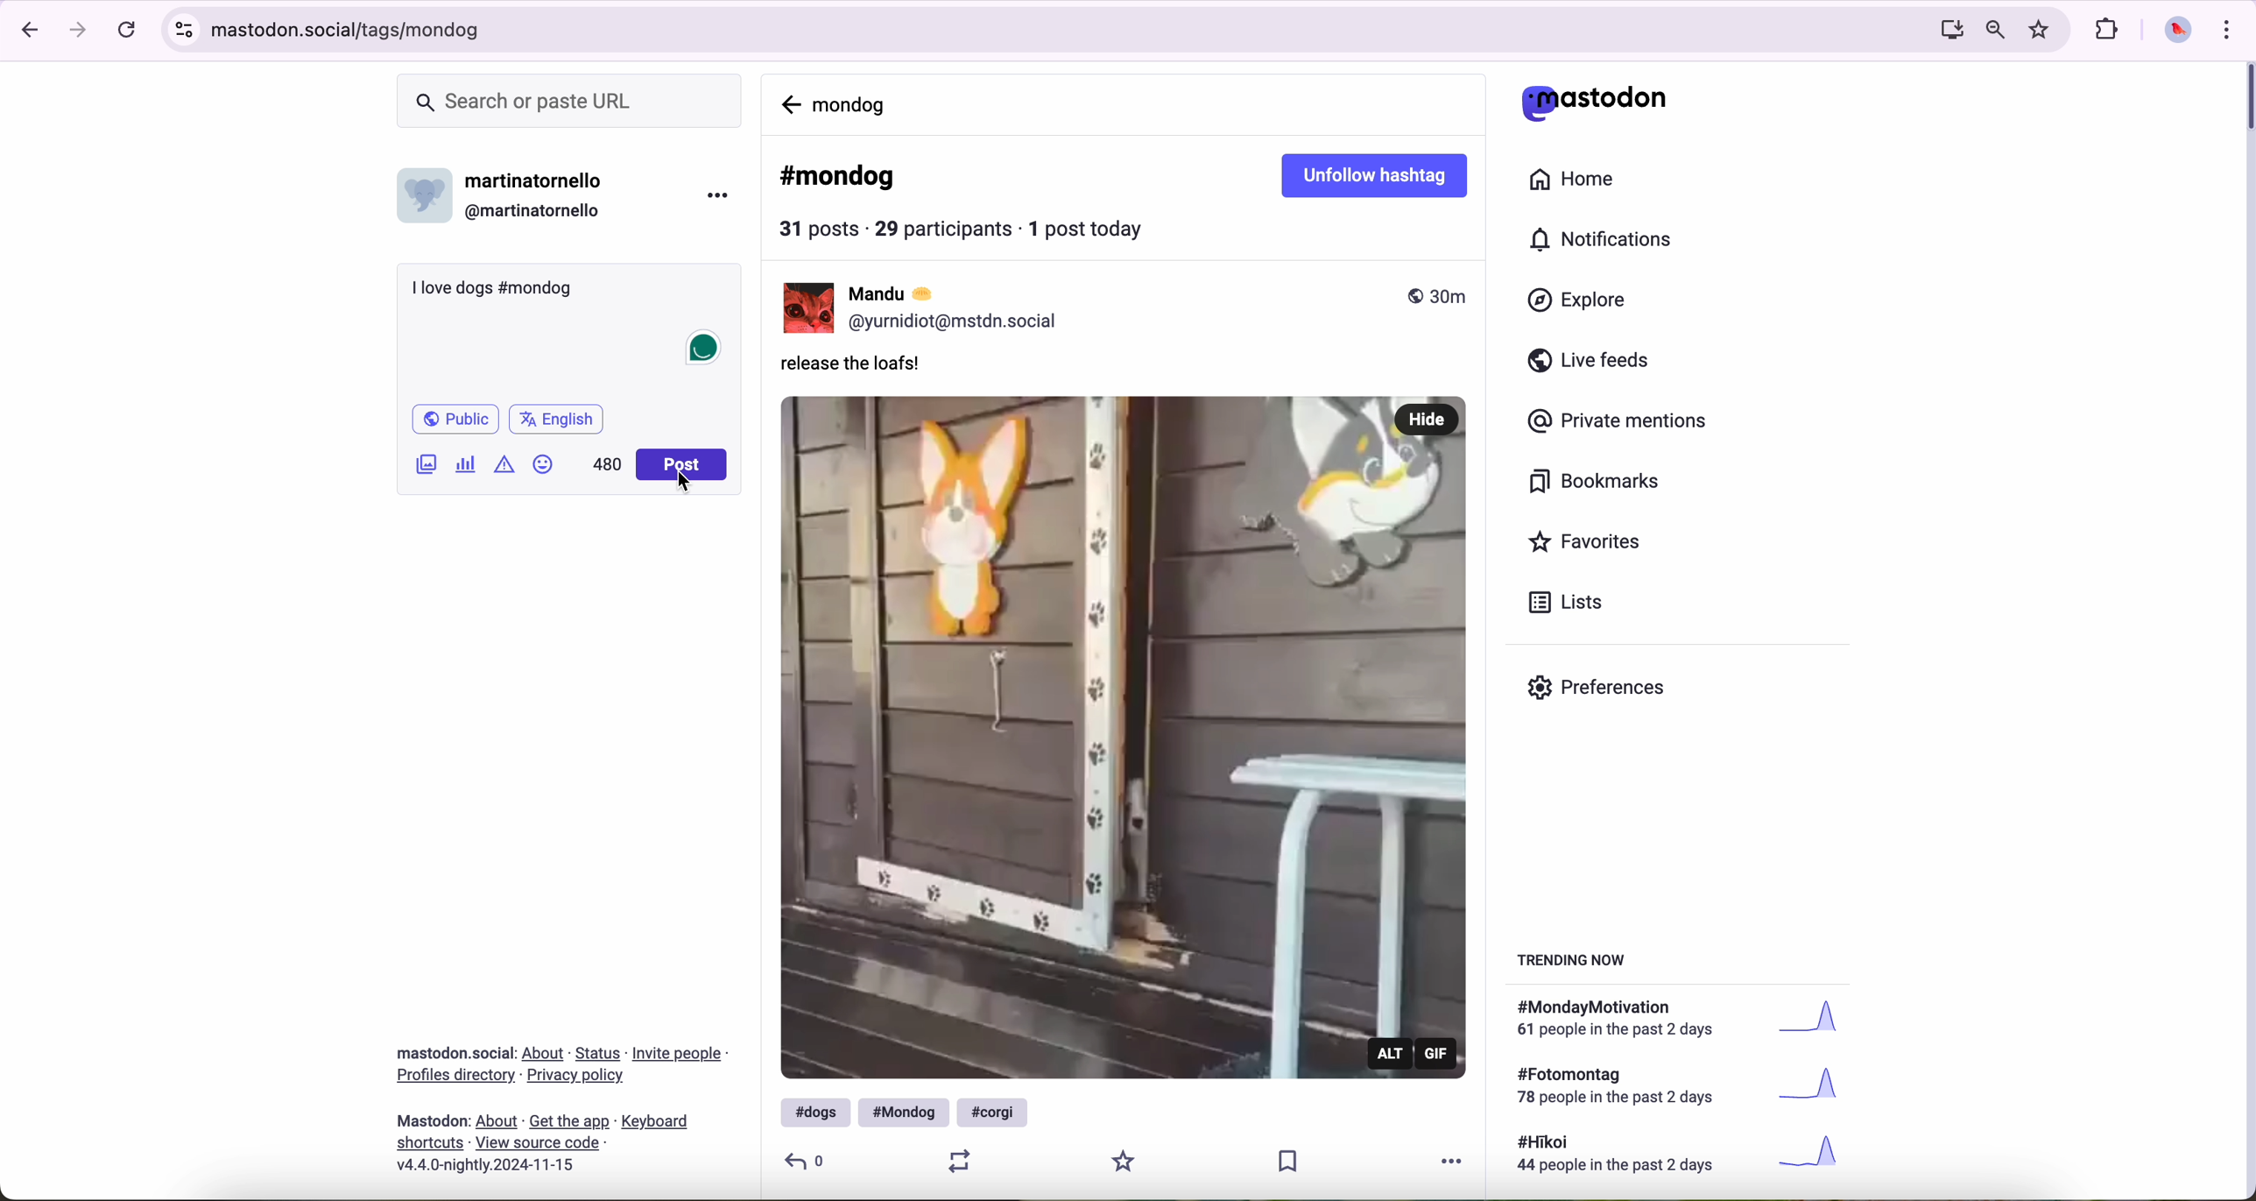  Describe the element at coordinates (1038, 32) in the screenshot. I see `URL` at that location.